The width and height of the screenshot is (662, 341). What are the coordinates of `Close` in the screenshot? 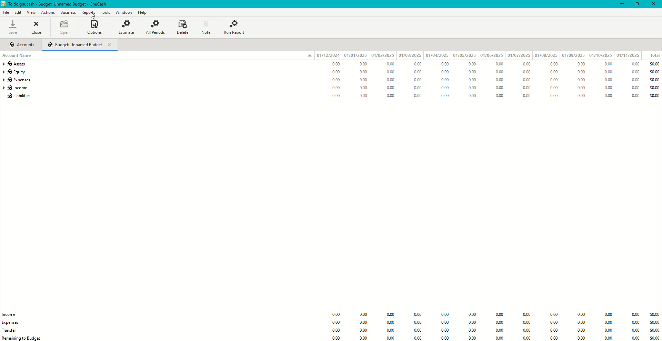 It's located at (36, 27).